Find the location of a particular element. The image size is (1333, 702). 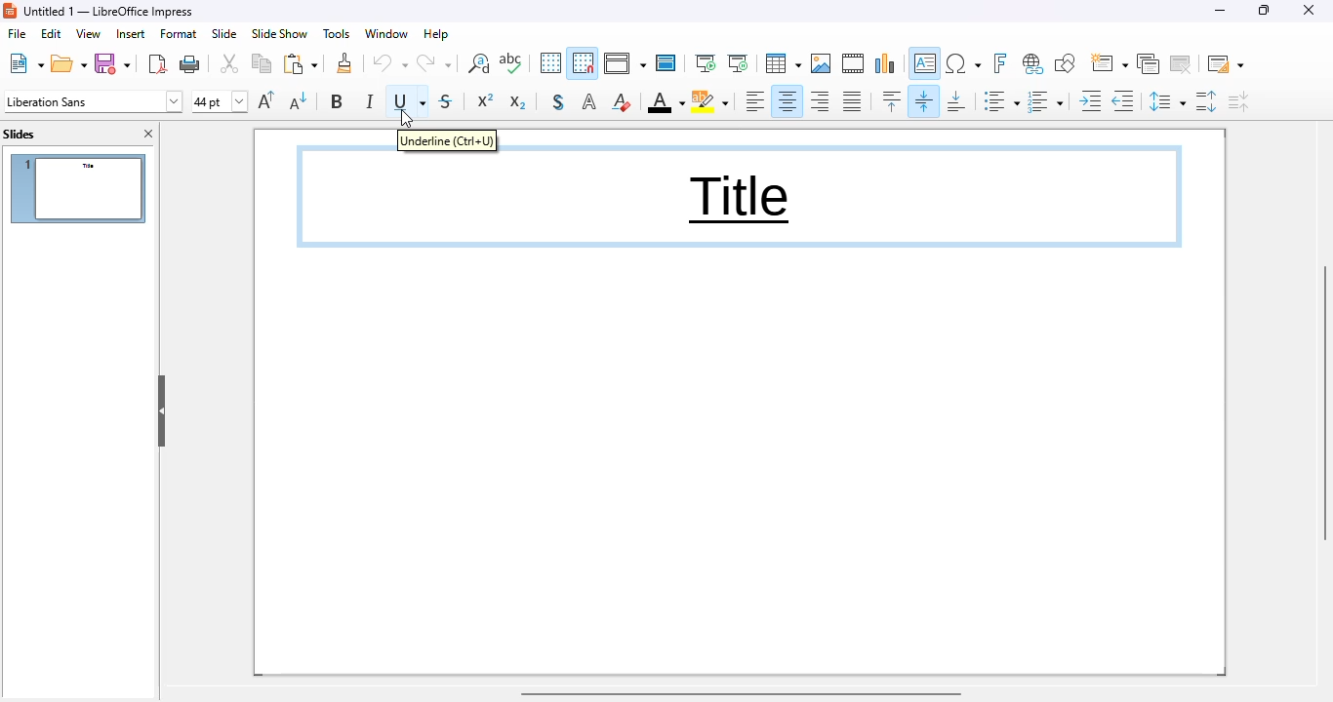

table is located at coordinates (783, 63).